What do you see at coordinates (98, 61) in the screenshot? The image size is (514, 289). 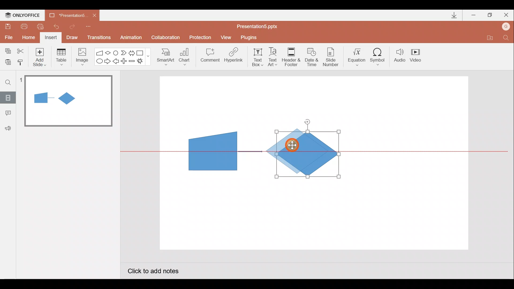 I see `Ellipse` at bounding box center [98, 61].